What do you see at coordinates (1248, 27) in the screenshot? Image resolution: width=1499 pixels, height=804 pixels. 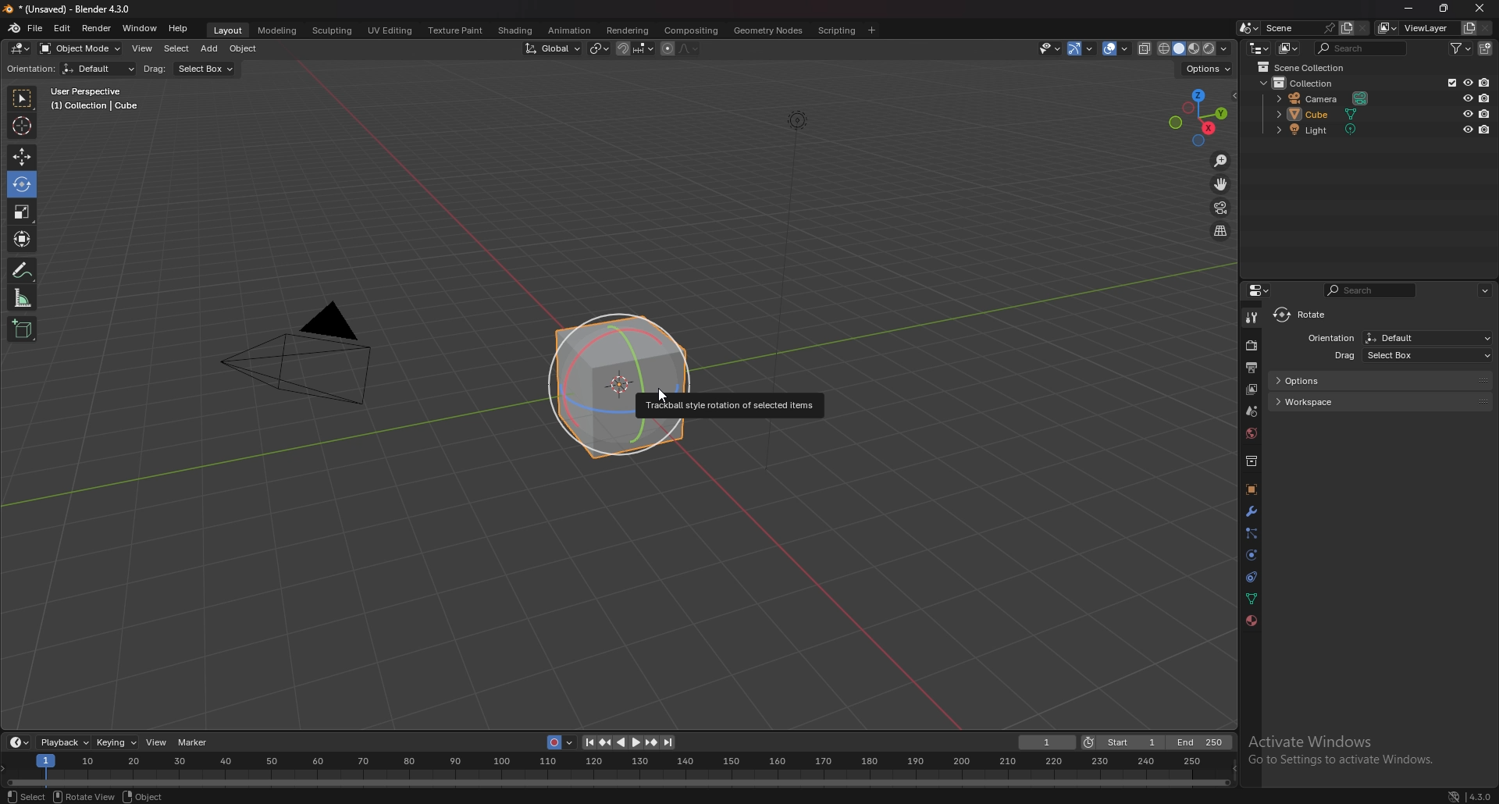 I see `browse scene` at bounding box center [1248, 27].